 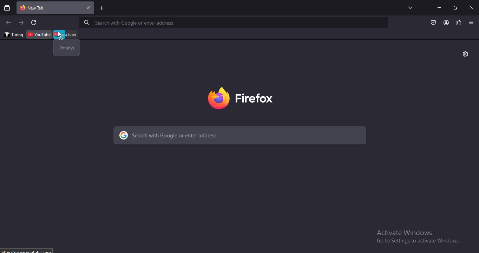 What do you see at coordinates (128, 23) in the screenshot?
I see `Search with Google or enter address` at bounding box center [128, 23].